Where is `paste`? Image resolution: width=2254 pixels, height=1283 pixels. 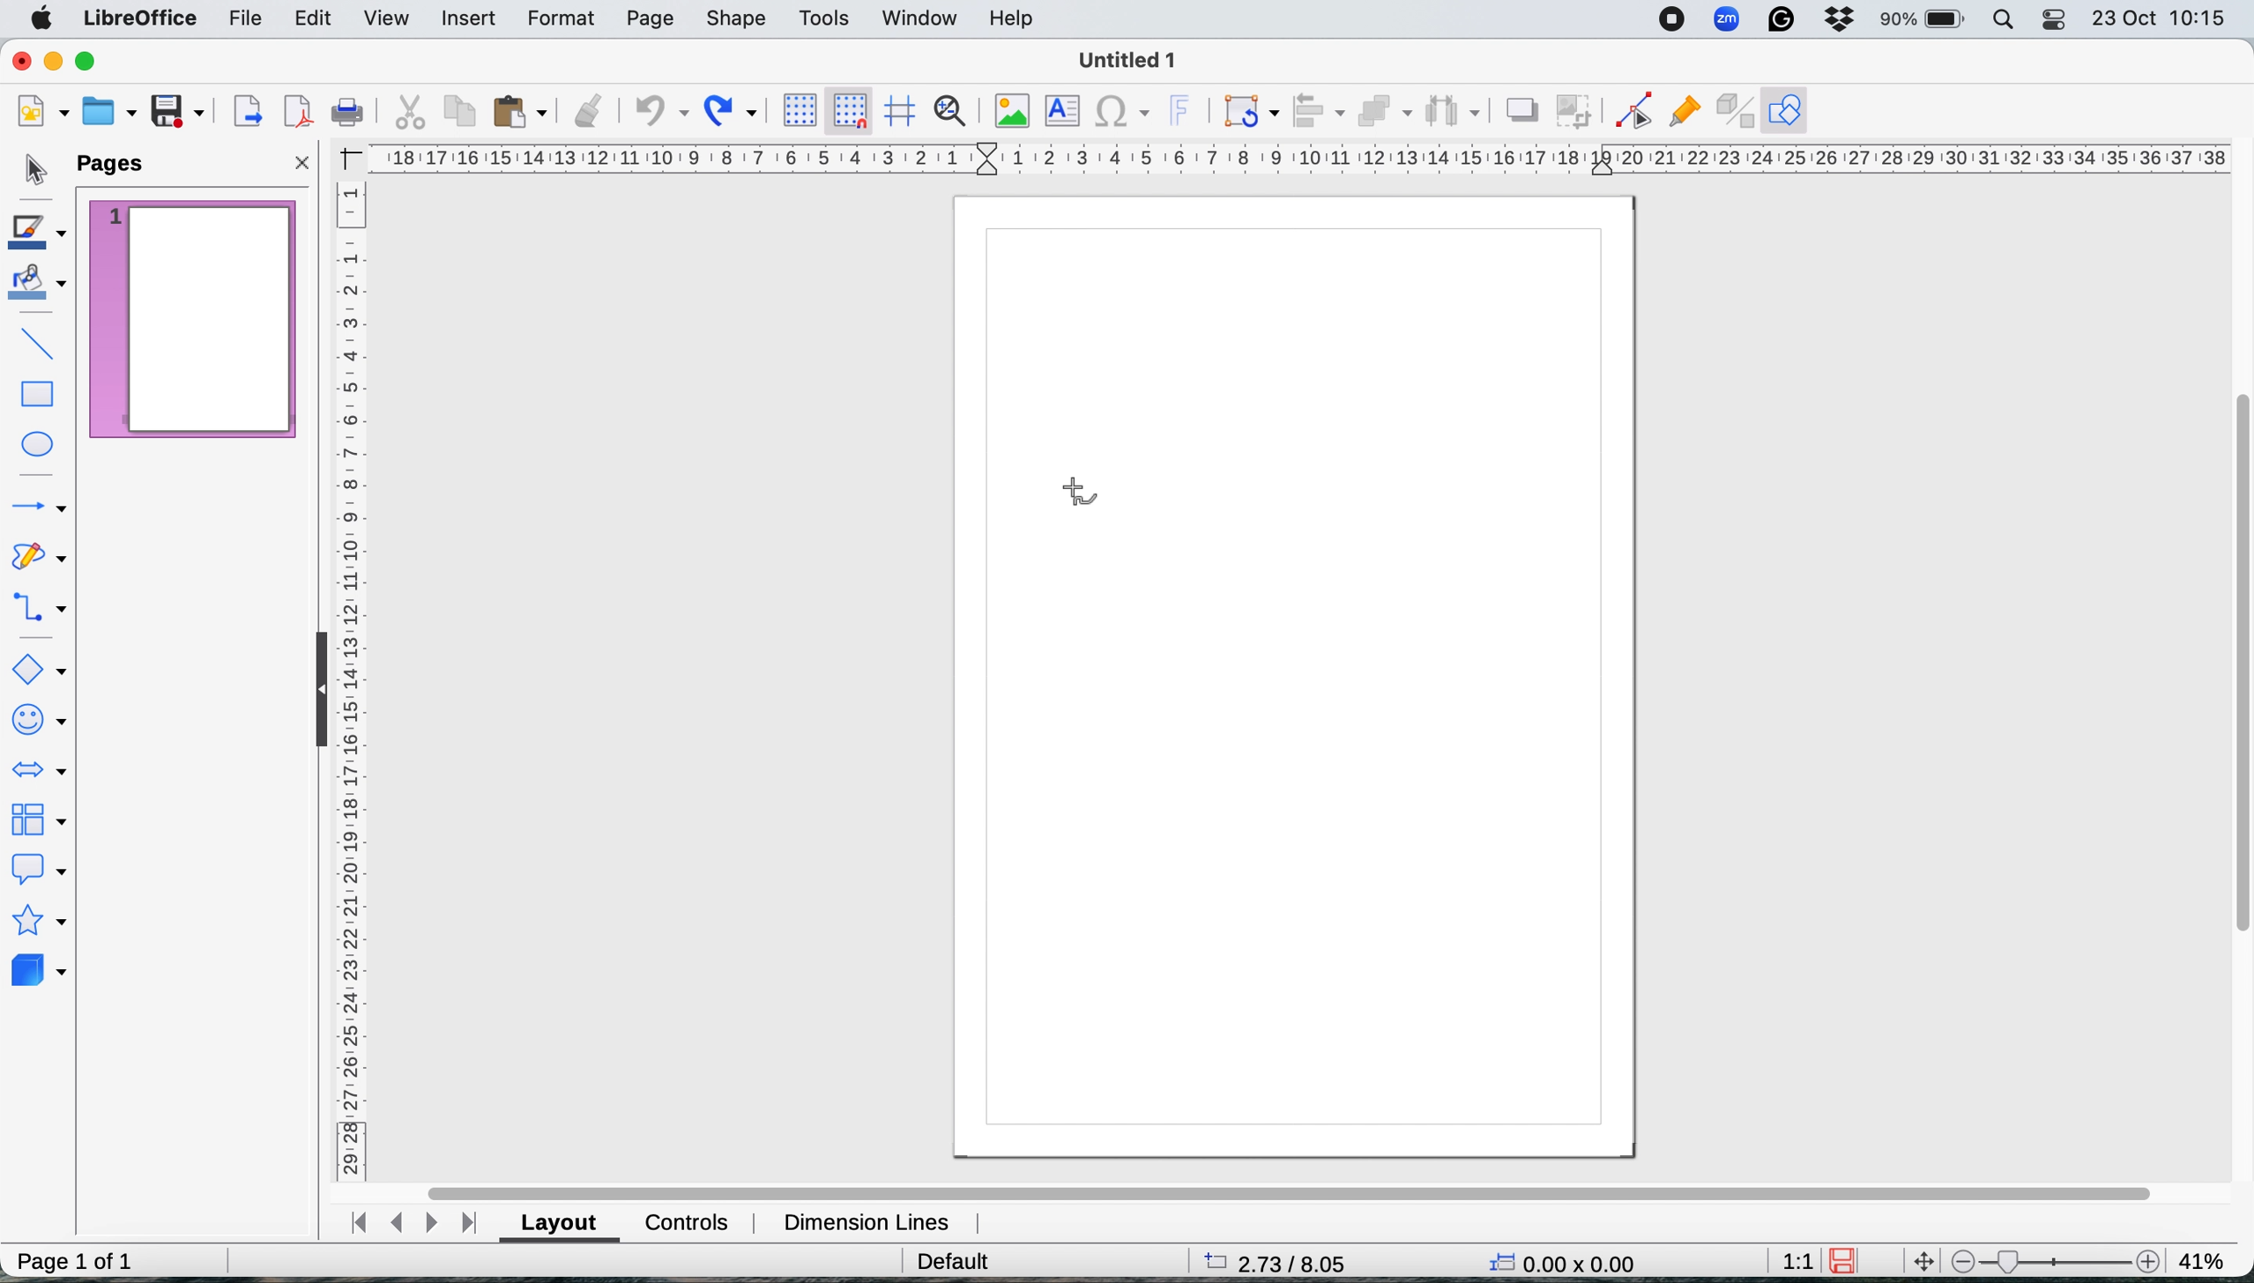 paste is located at coordinates (523, 113).